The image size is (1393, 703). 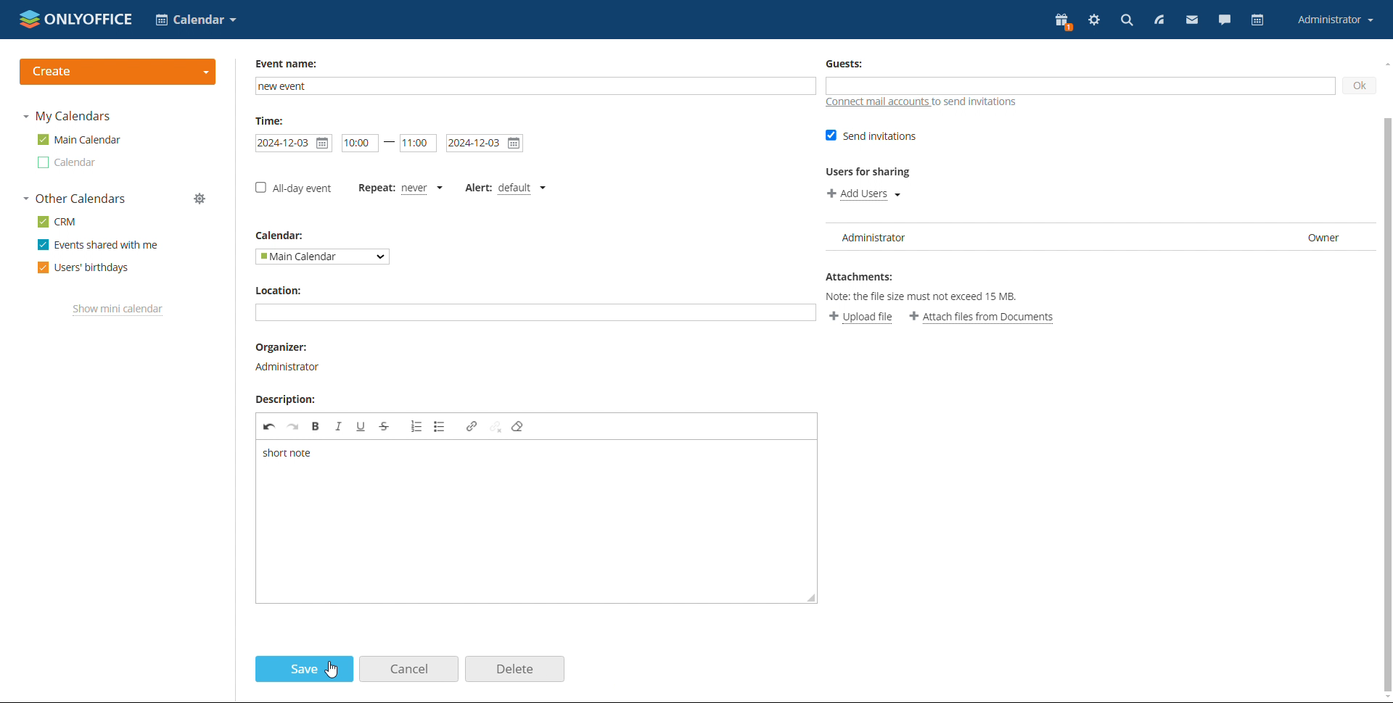 What do you see at coordinates (76, 18) in the screenshot?
I see `logo` at bounding box center [76, 18].